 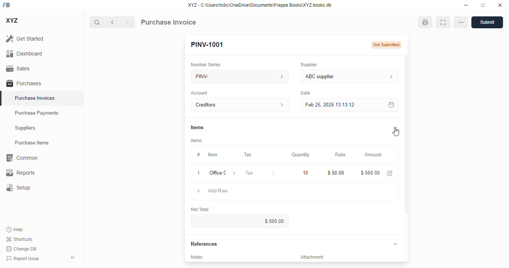 What do you see at coordinates (301, 155) in the screenshot?
I see `quantity` at bounding box center [301, 155].